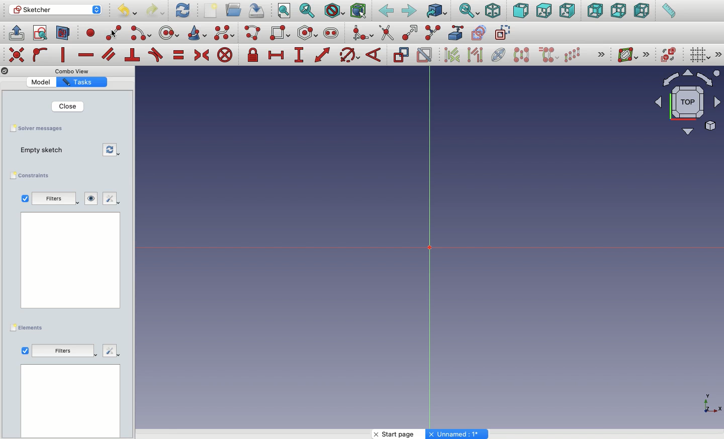 The height and width of the screenshot is (439, 724). I want to click on Edit, so click(112, 199).